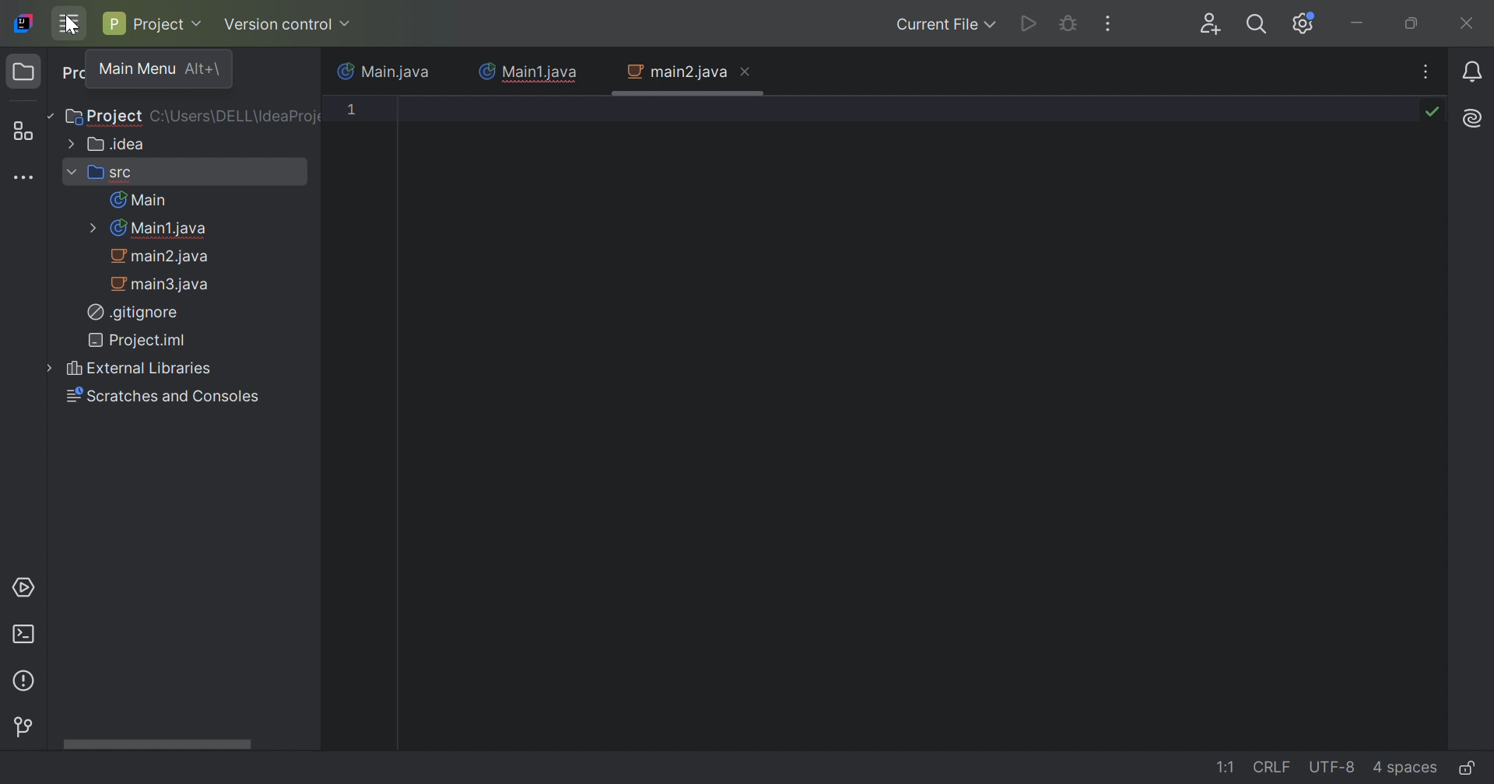  What do you see at coordinates (103, 143) in the screenshot?
I see `.idea` at bounding box center [103, 143].